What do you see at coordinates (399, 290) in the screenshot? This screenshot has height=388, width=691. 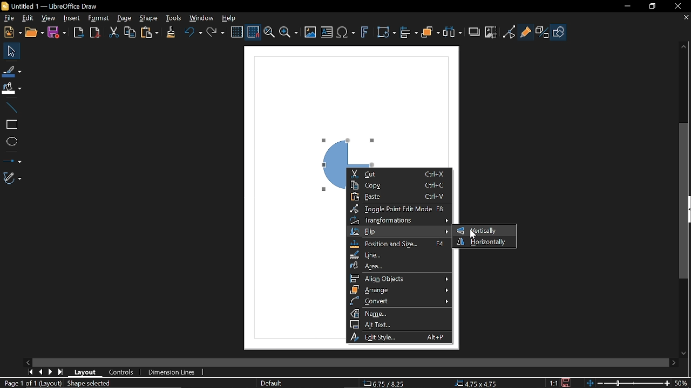 I see `Arrange` at bounding box center [399, 290].